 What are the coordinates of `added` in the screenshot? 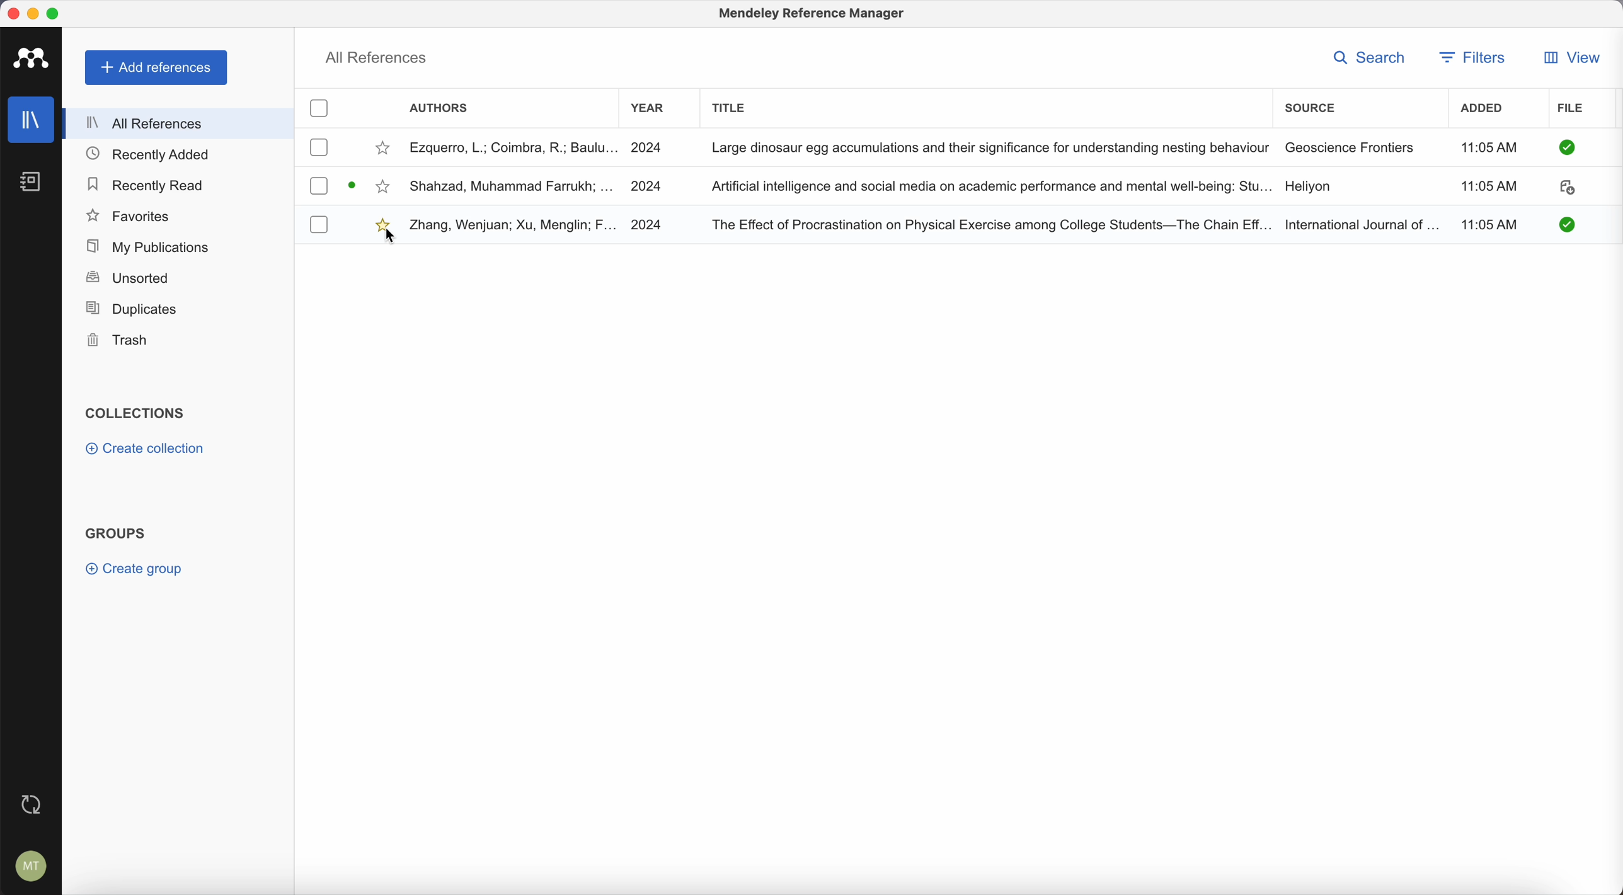 It's located at (1487, 110).